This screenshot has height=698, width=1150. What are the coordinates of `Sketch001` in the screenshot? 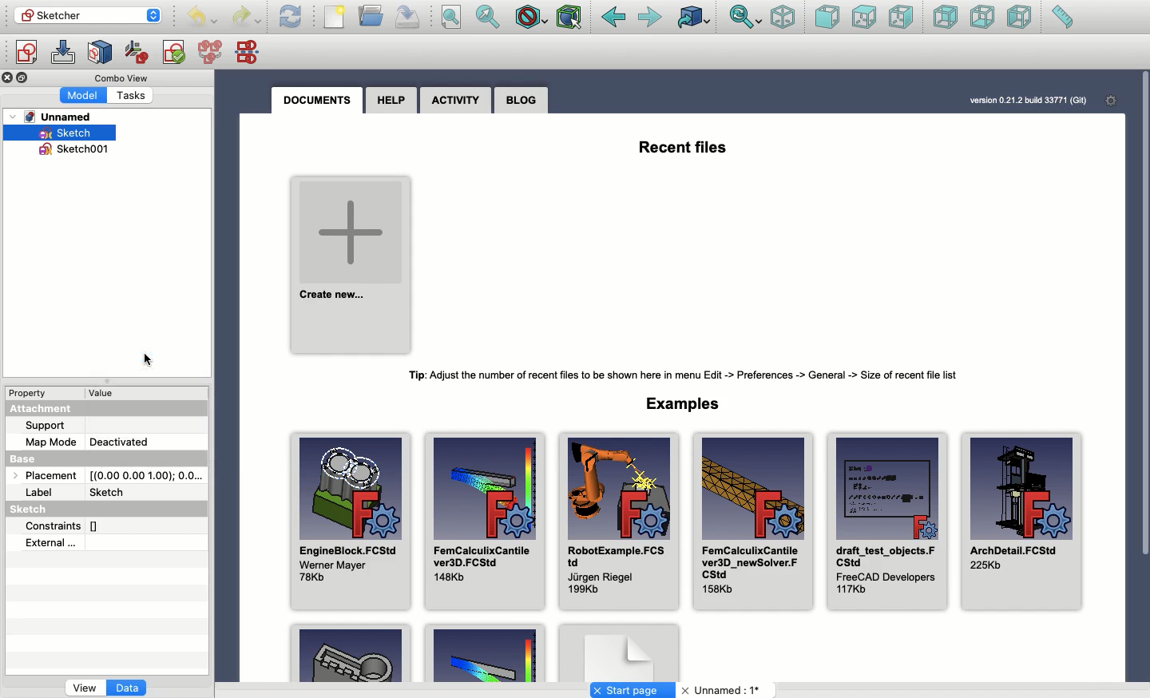 It's located at (82, 152).